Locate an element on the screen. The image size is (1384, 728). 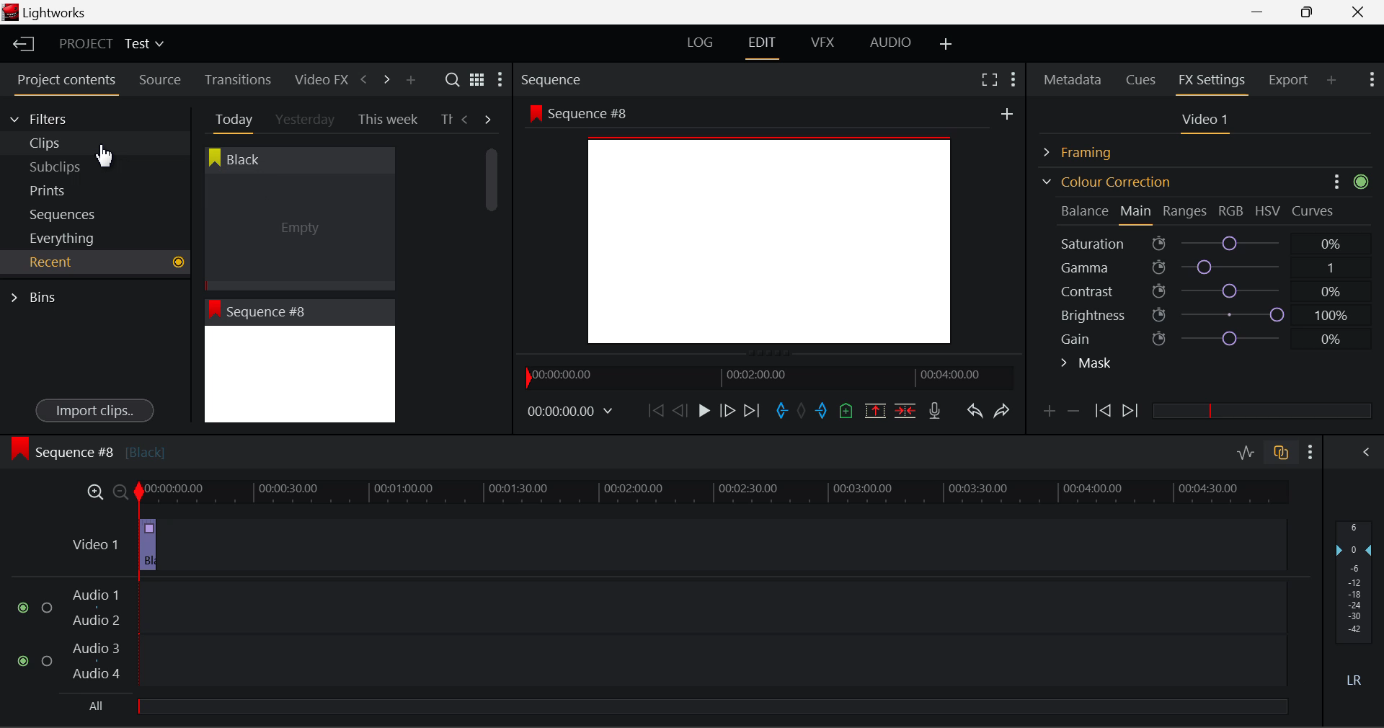
Window Title is located at coordinates (45, 14).